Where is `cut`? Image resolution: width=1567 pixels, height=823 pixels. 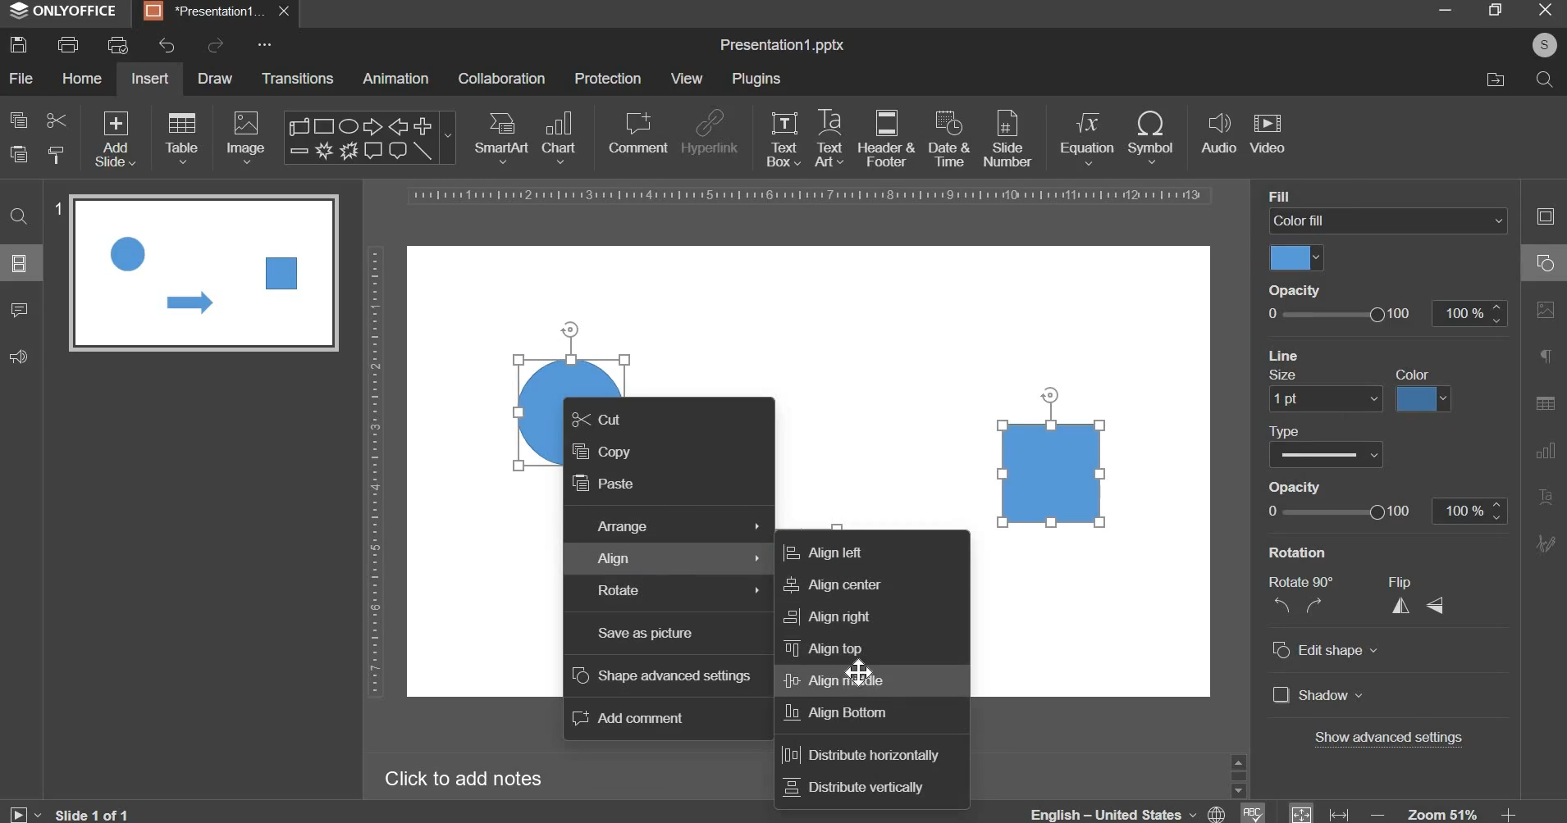
cut is located at coordinates (55, 119).